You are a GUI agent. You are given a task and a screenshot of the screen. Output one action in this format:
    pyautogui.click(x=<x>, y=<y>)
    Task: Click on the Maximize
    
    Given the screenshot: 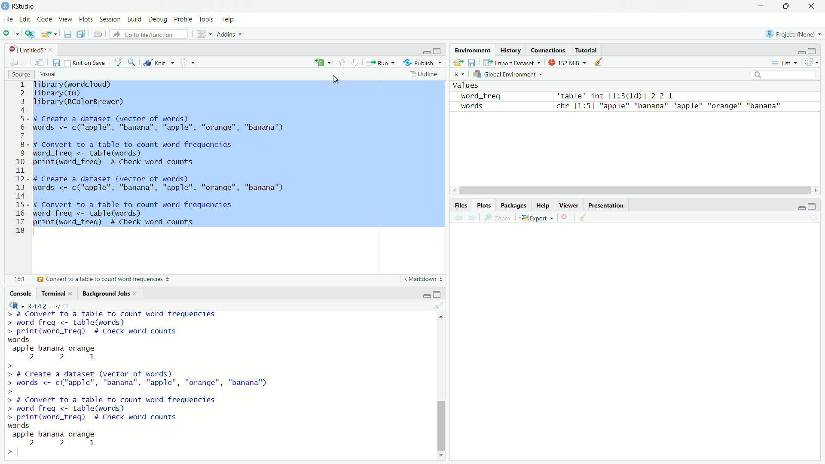 What is the action you would take?
    pyautogui.click(x=439, y=51)
    